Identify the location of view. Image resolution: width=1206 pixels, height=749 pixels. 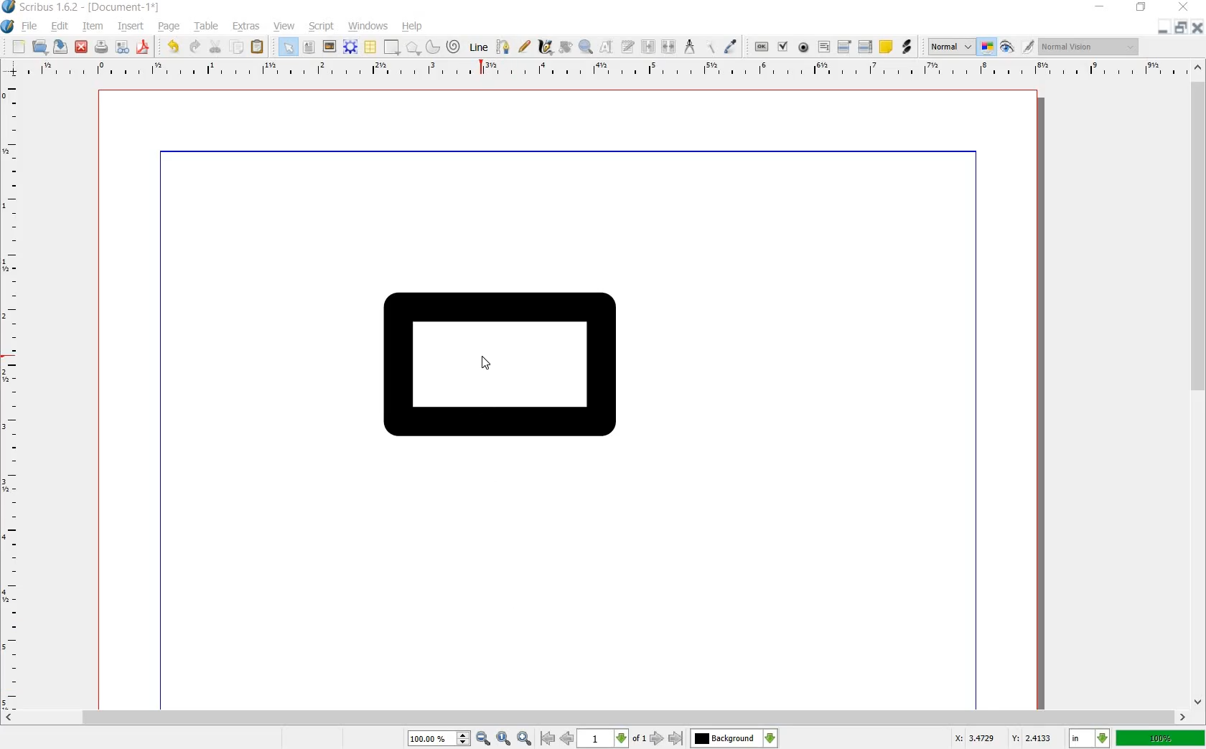
(284, 27).